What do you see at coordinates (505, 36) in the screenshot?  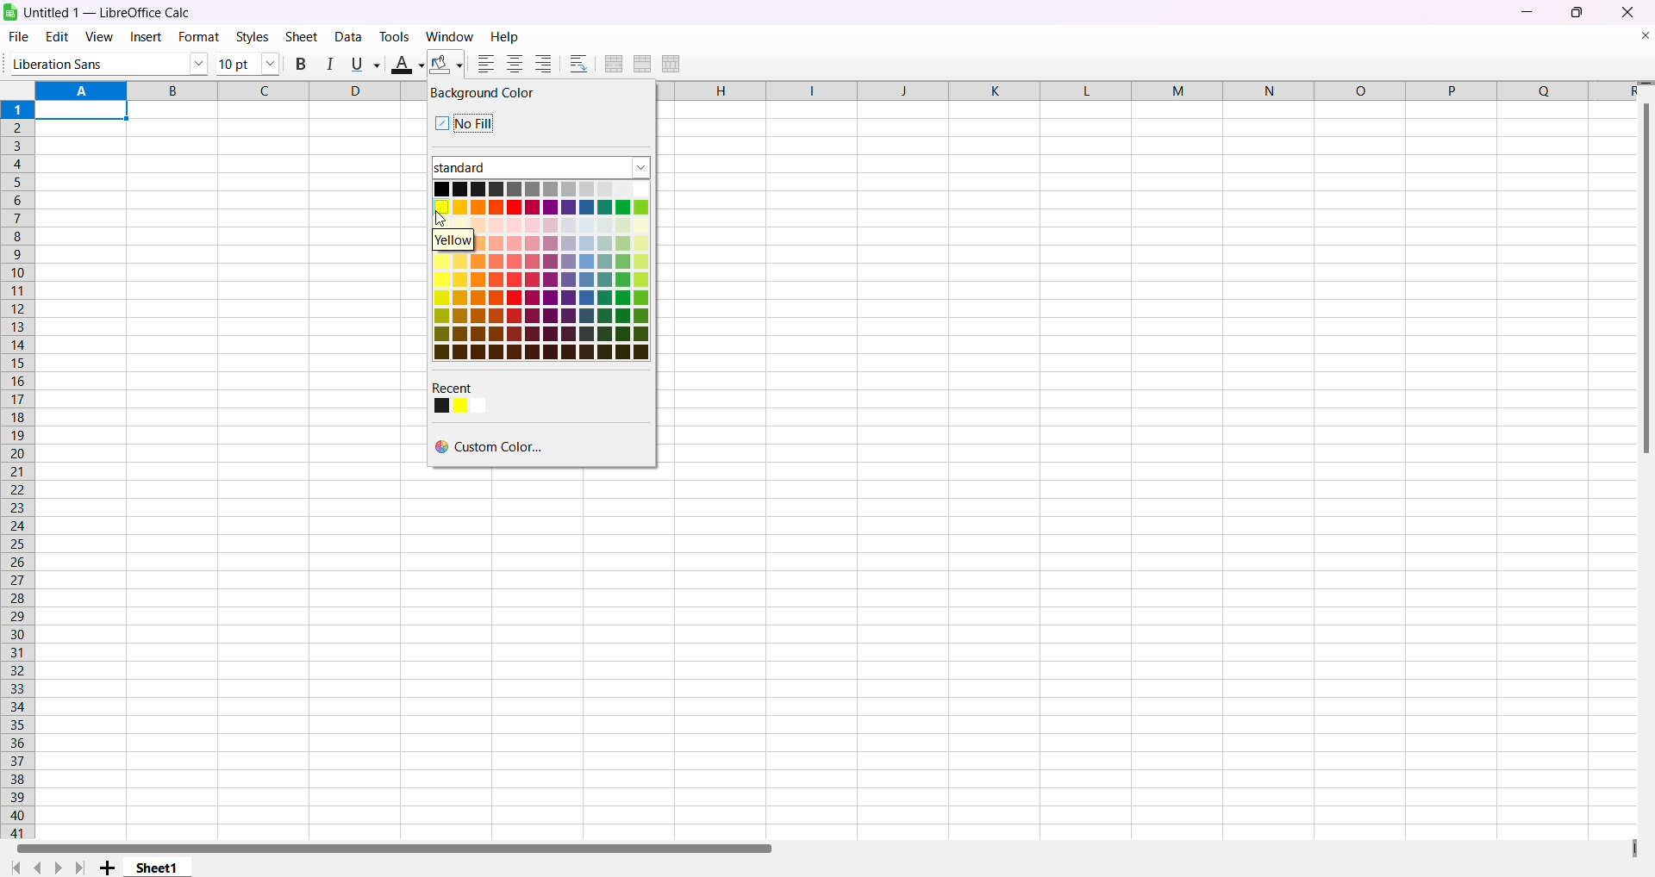 I see `help` at bounding box center [505, 36].